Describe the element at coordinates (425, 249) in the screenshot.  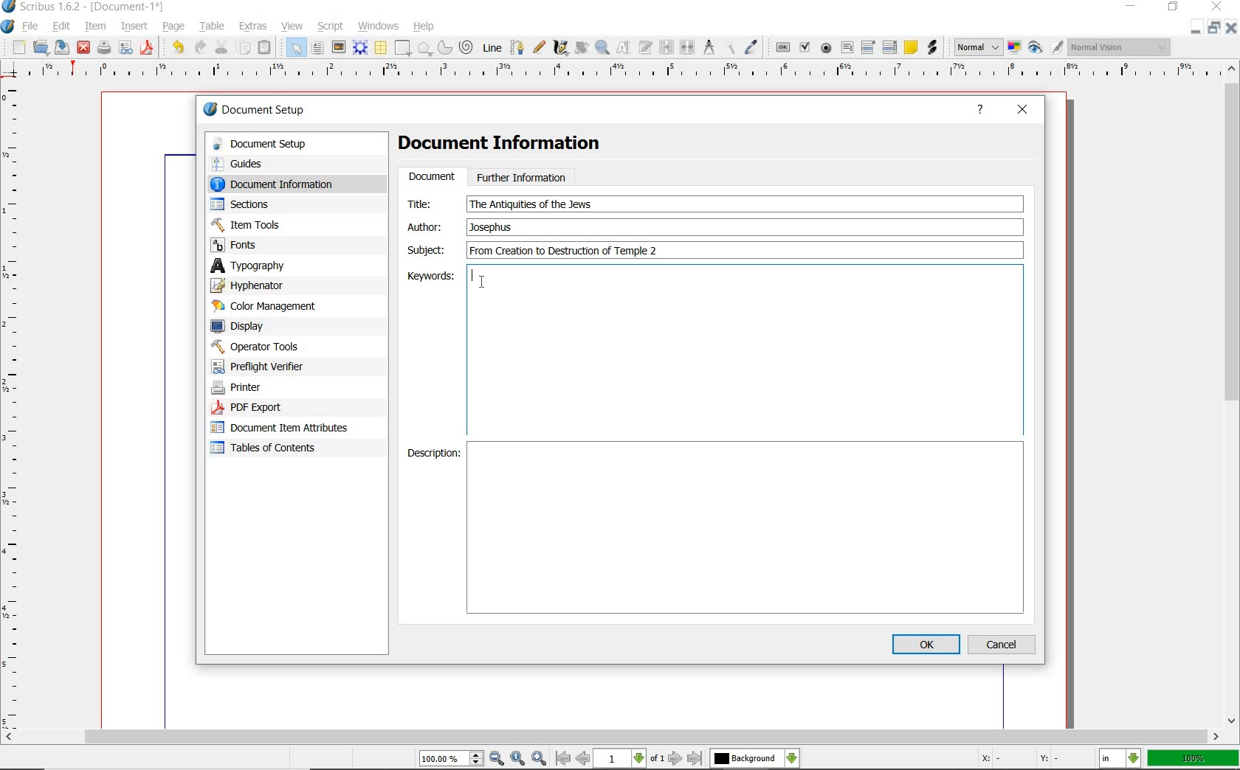
I see `subject` at that location.